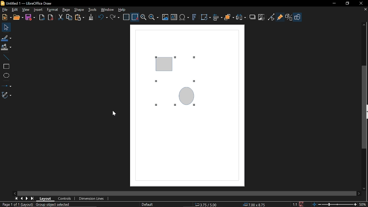 The image size is (368, 207). I want to click on Location, so click(207, 205).